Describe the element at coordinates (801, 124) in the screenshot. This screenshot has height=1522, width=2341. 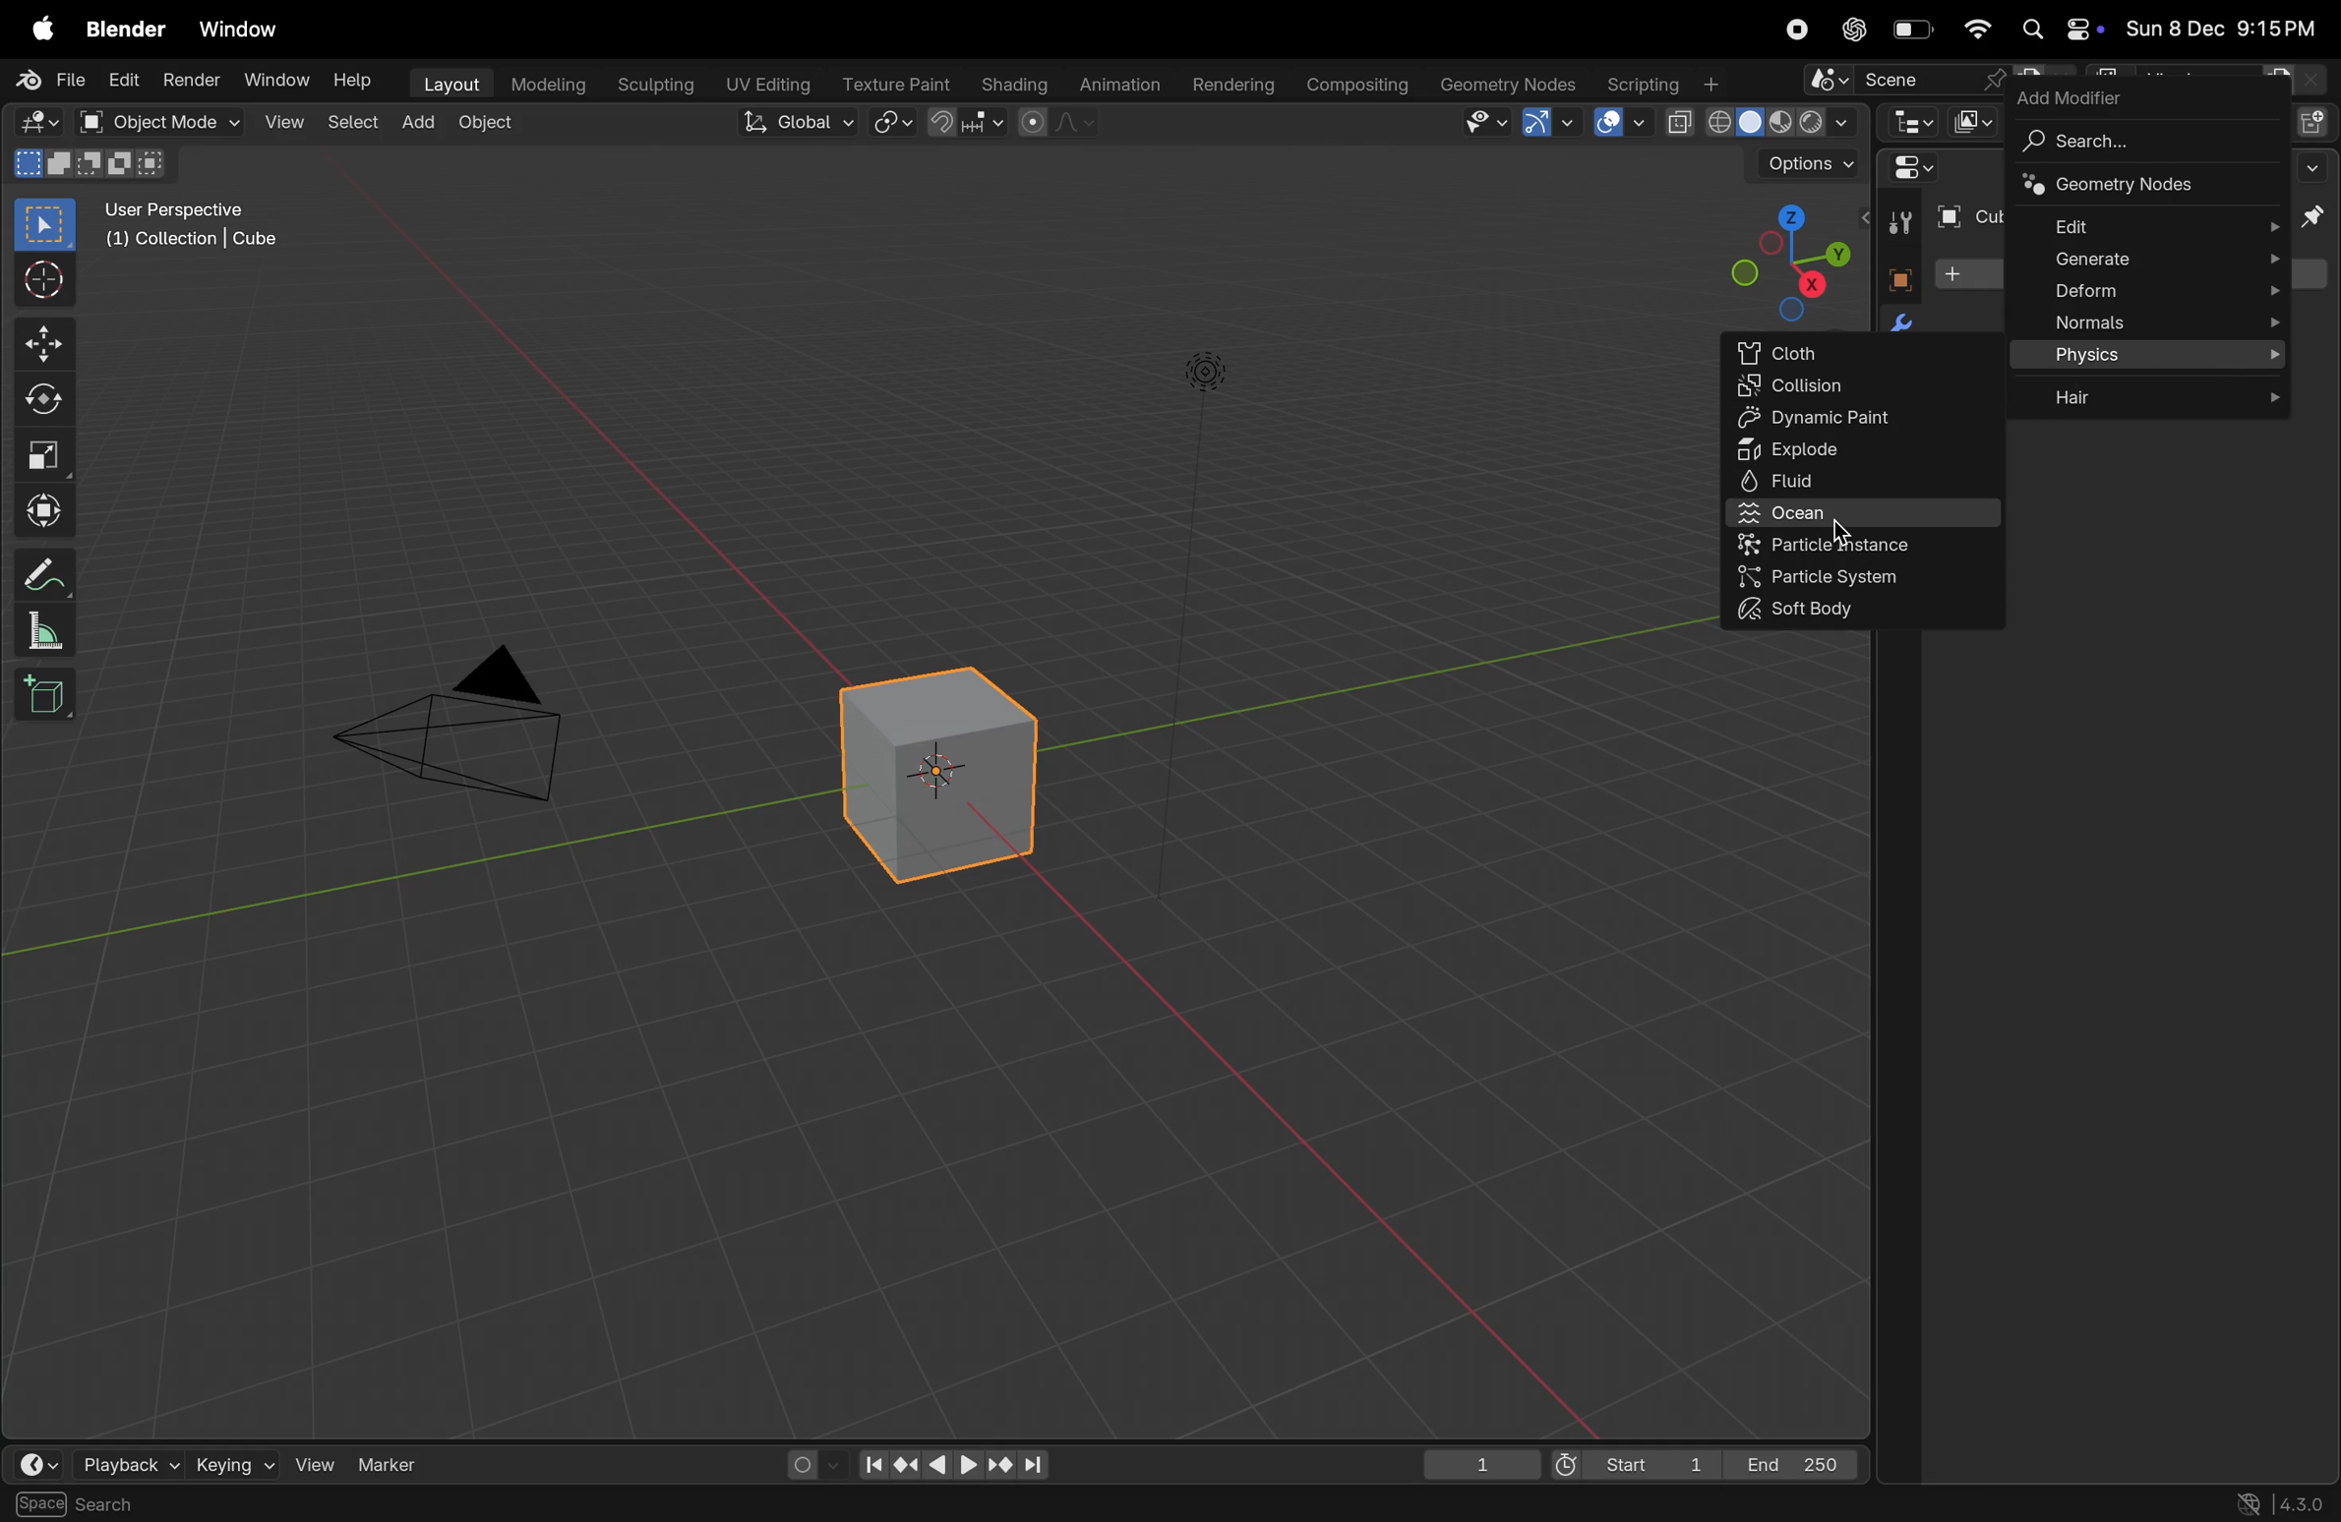
I see `global` at that location.